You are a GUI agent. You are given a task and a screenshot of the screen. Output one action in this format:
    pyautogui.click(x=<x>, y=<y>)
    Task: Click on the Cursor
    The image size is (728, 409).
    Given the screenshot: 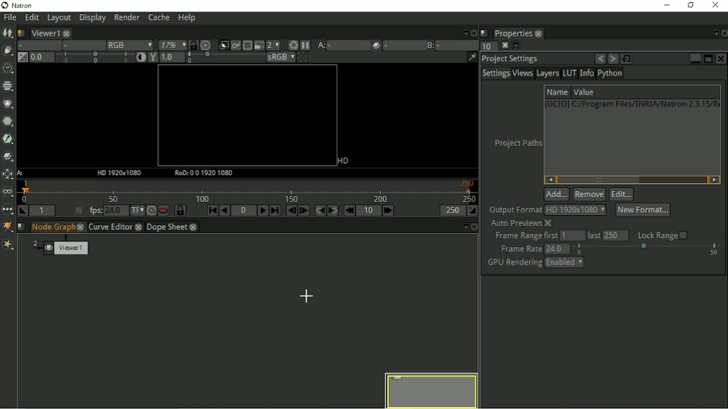 What is the action you would take?
    pyautogui.click(x=307, y=295)
    